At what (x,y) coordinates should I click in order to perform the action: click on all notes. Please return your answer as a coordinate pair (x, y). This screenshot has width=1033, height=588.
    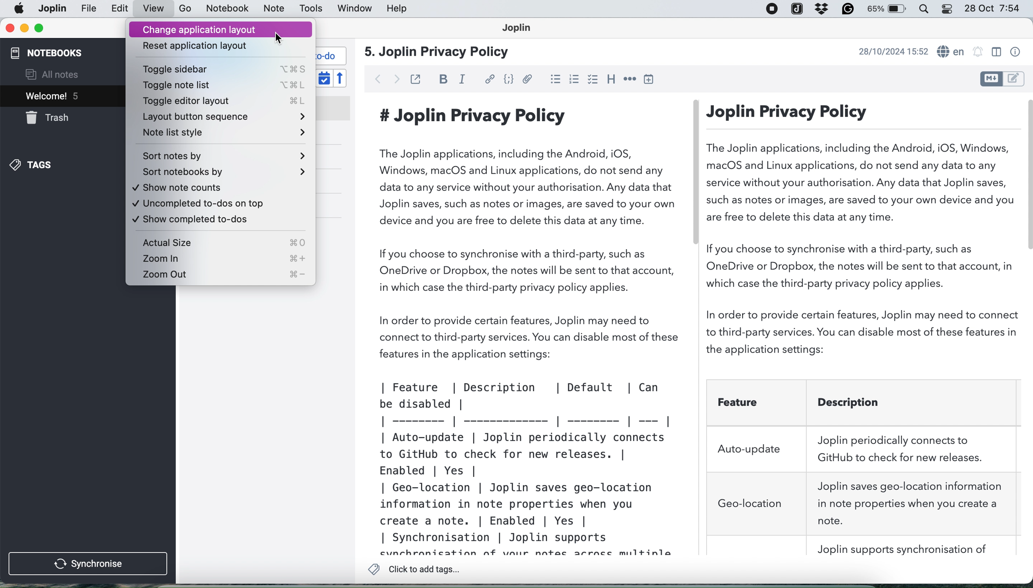
    Looking at the image, I should click on (52, 75).